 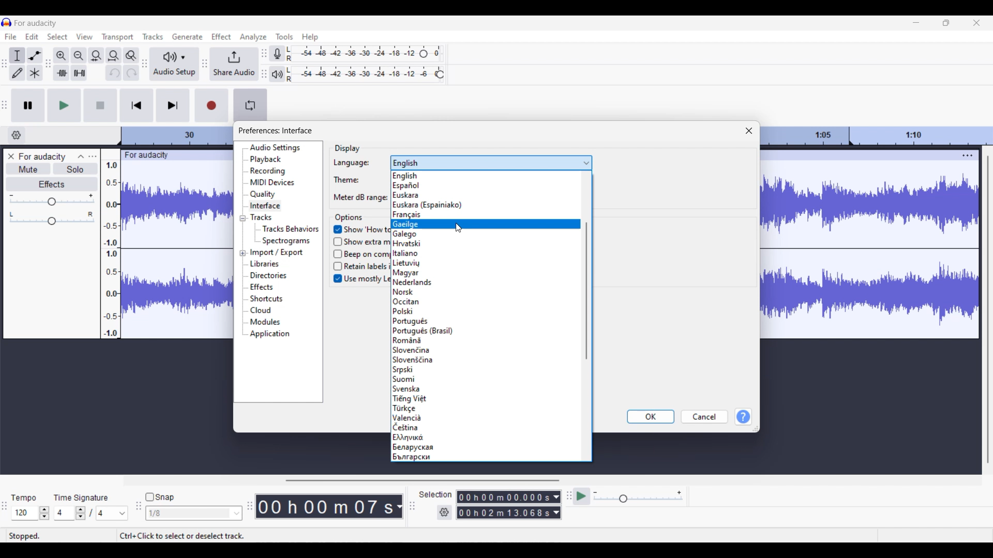 I want to click on Play/Play once, so click(x=64, y=105).